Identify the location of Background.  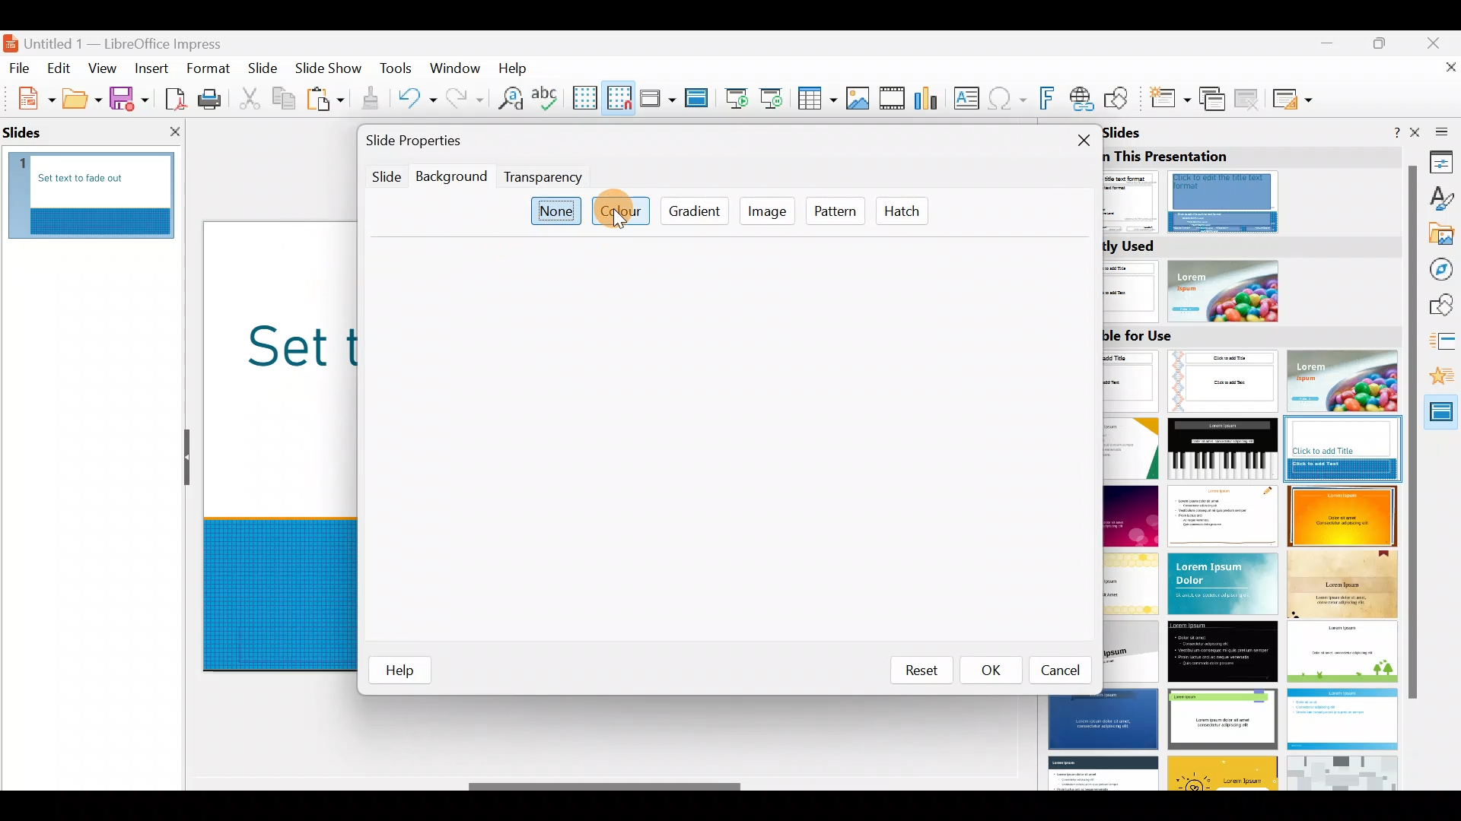
(453, 178).